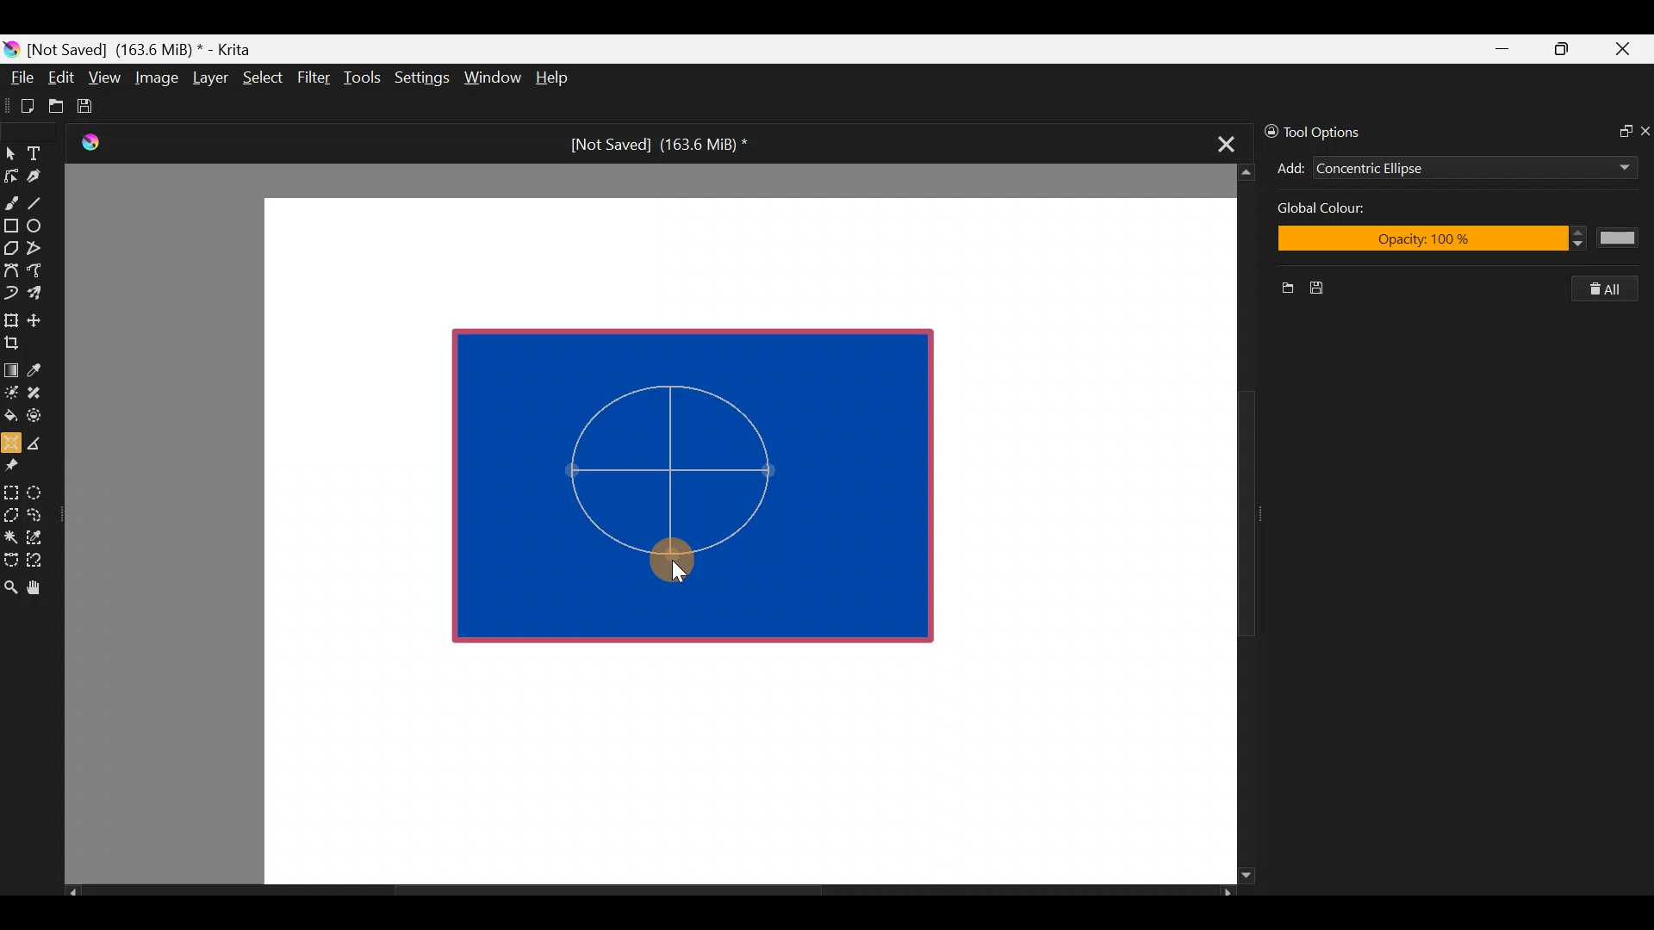 The image size is (1654, 930). What do you see at coordinates (1613, 288) in the screenshot?
I see `Clear all` at bounding box center [1613, 288].